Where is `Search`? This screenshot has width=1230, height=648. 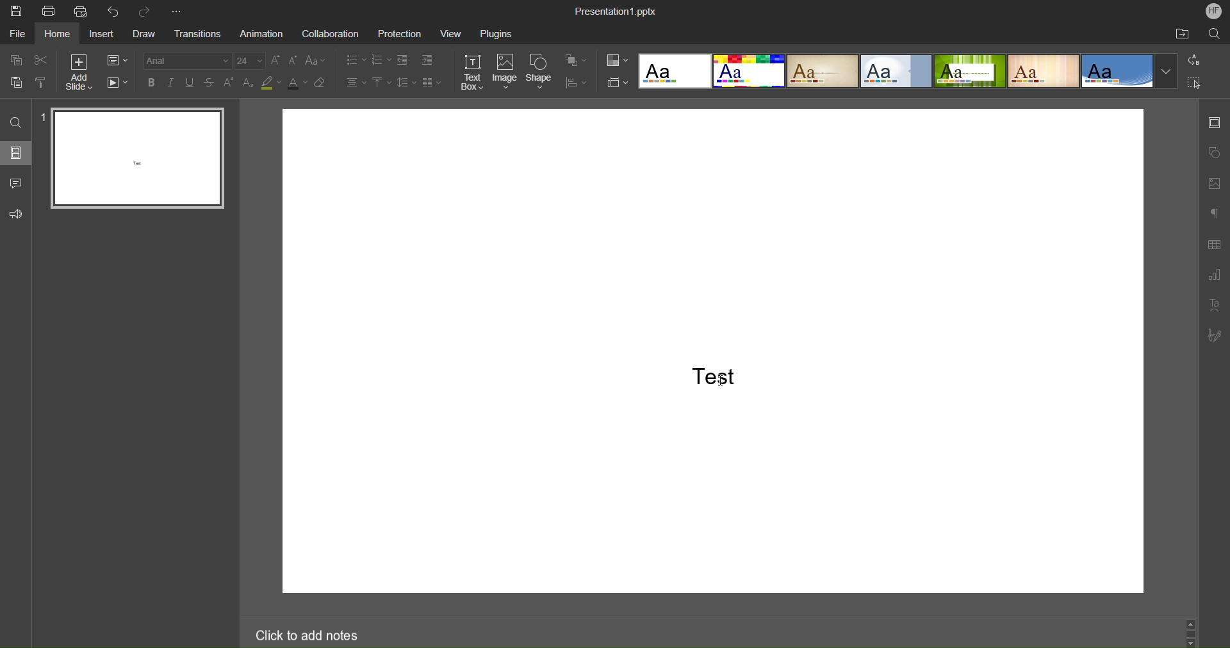
Search is located at coordinates (15, 119).